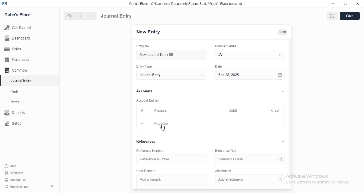 The height and width of the screenshot is (193, 364). I want to click on close, so click(358, 4).